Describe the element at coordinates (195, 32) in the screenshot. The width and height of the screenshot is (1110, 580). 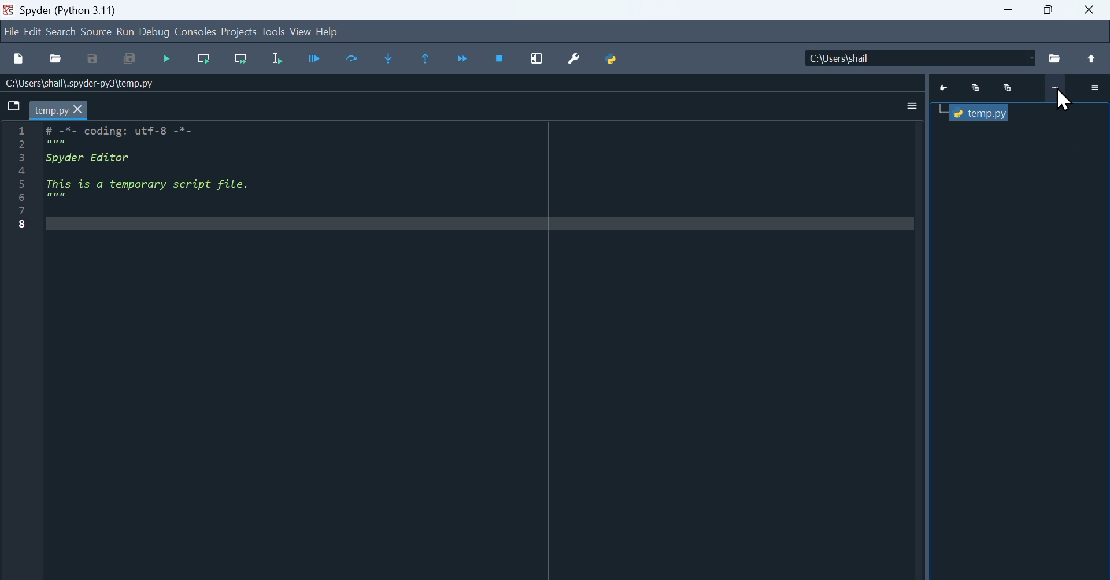
I see `Consoles` at that location.